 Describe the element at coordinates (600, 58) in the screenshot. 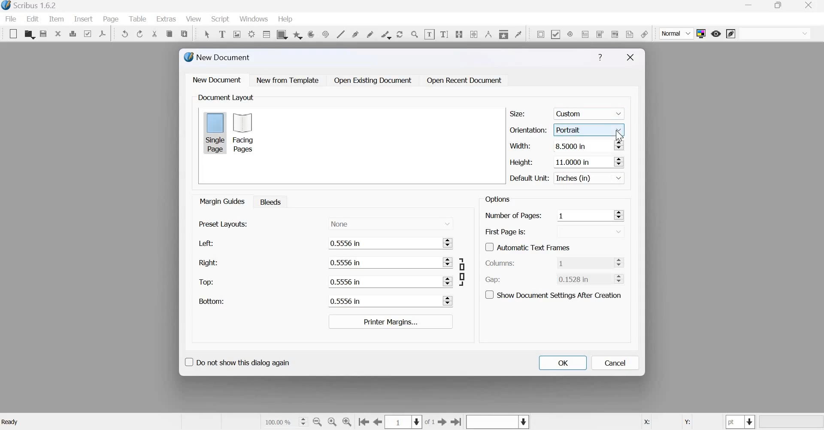

I see `Help` at that location.